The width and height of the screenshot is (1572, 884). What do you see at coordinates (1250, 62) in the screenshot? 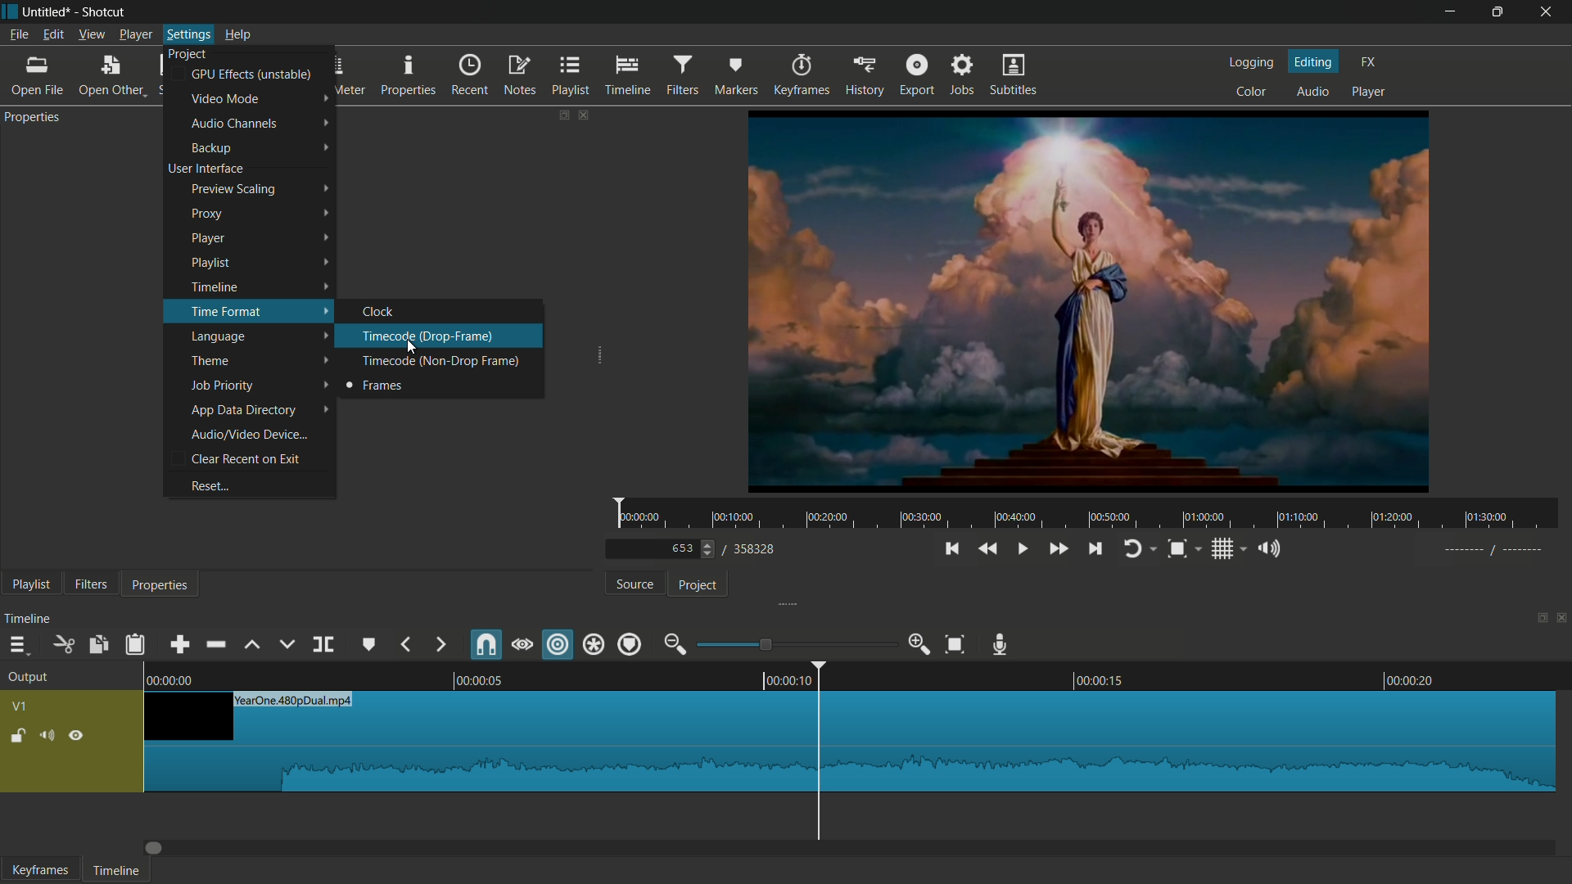
I see `logging` at bounding box center [1250, 62].